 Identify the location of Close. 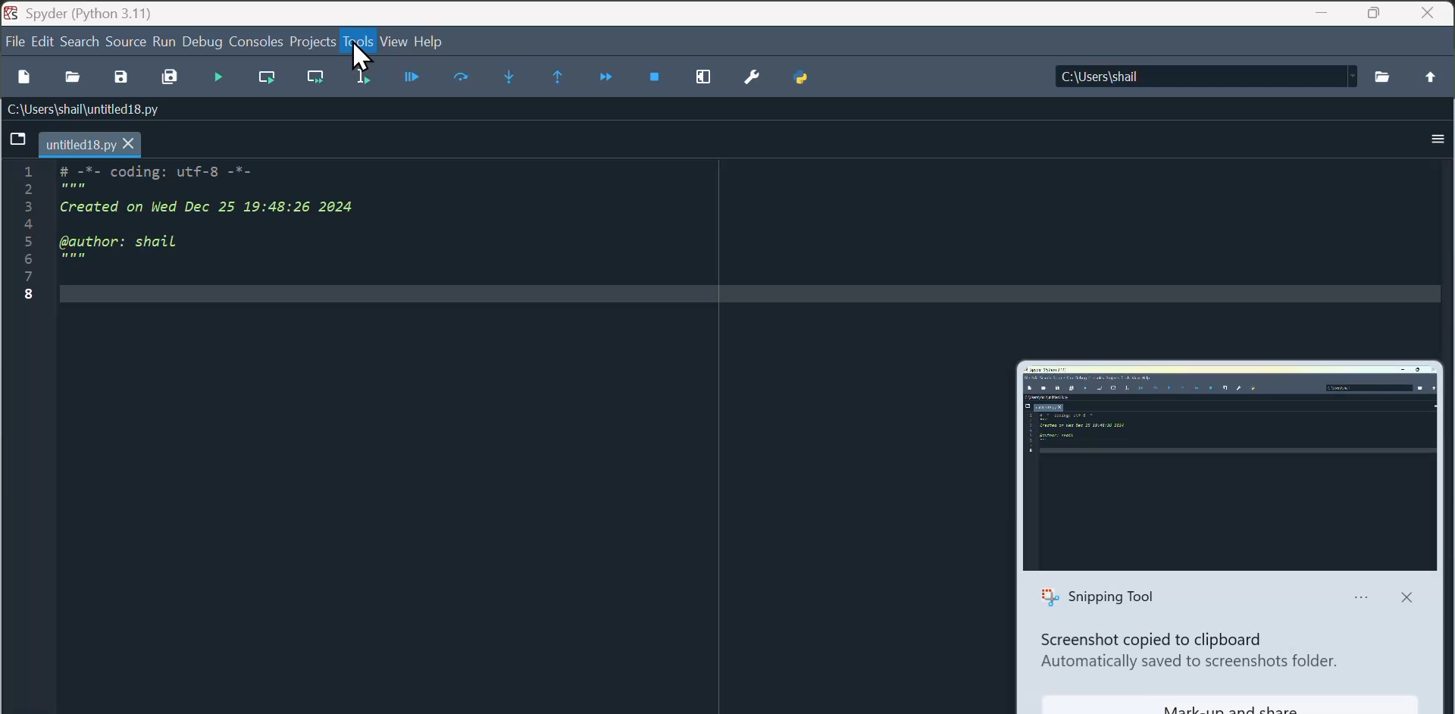
(1431, 13).